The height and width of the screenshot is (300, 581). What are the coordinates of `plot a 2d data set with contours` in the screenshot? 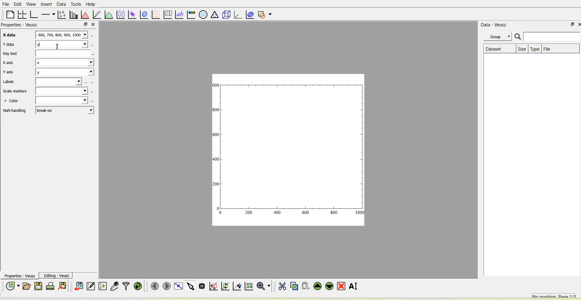 It's located at (144, 15).